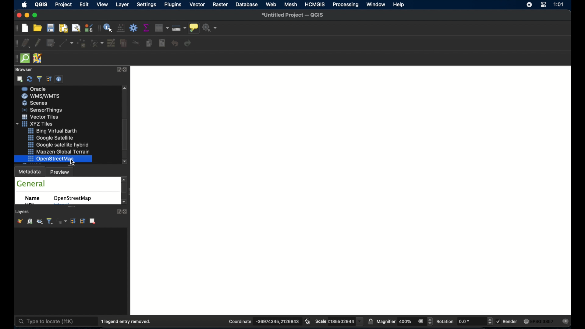 The height and width of the screenshot is (329, 585). What do you see at coordinates (39, 222) in the screenshot?
I see `show map themes` at bounding box center [39, 222].